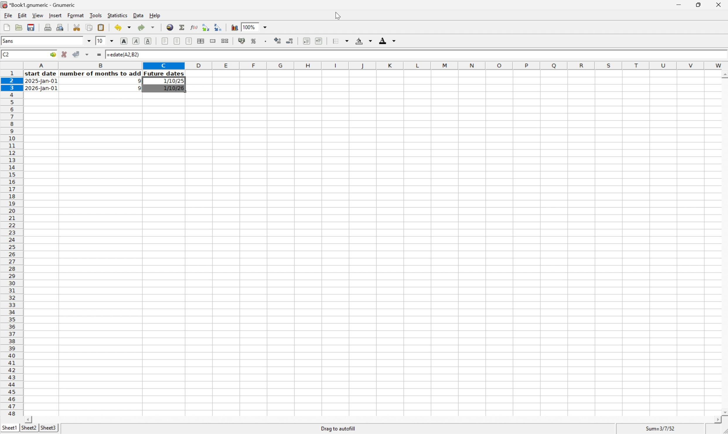 Image resolution: width=728 pixels, height=434 pixels. What do you see at coordinates (719, 4) in the screenshot?
I see `Close` at bounding box center [719, 4].